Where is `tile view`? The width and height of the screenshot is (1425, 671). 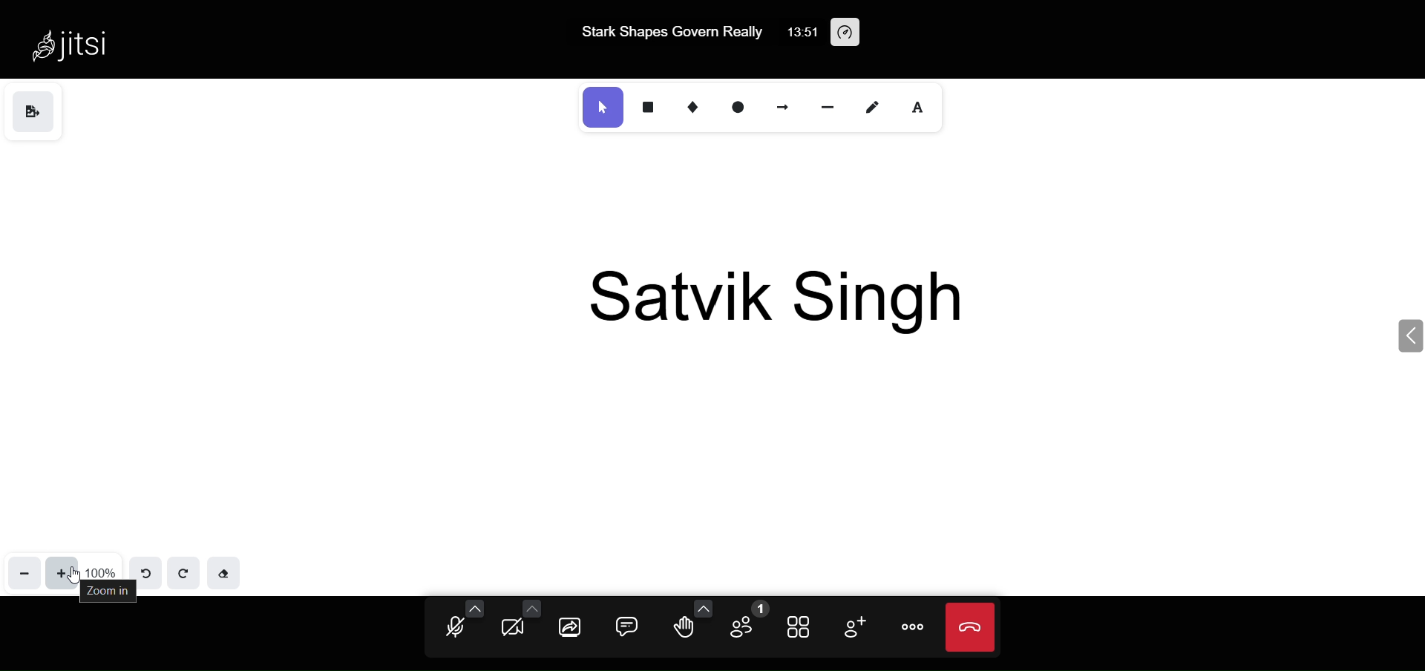 tile view is located at coordinates (801, 626).